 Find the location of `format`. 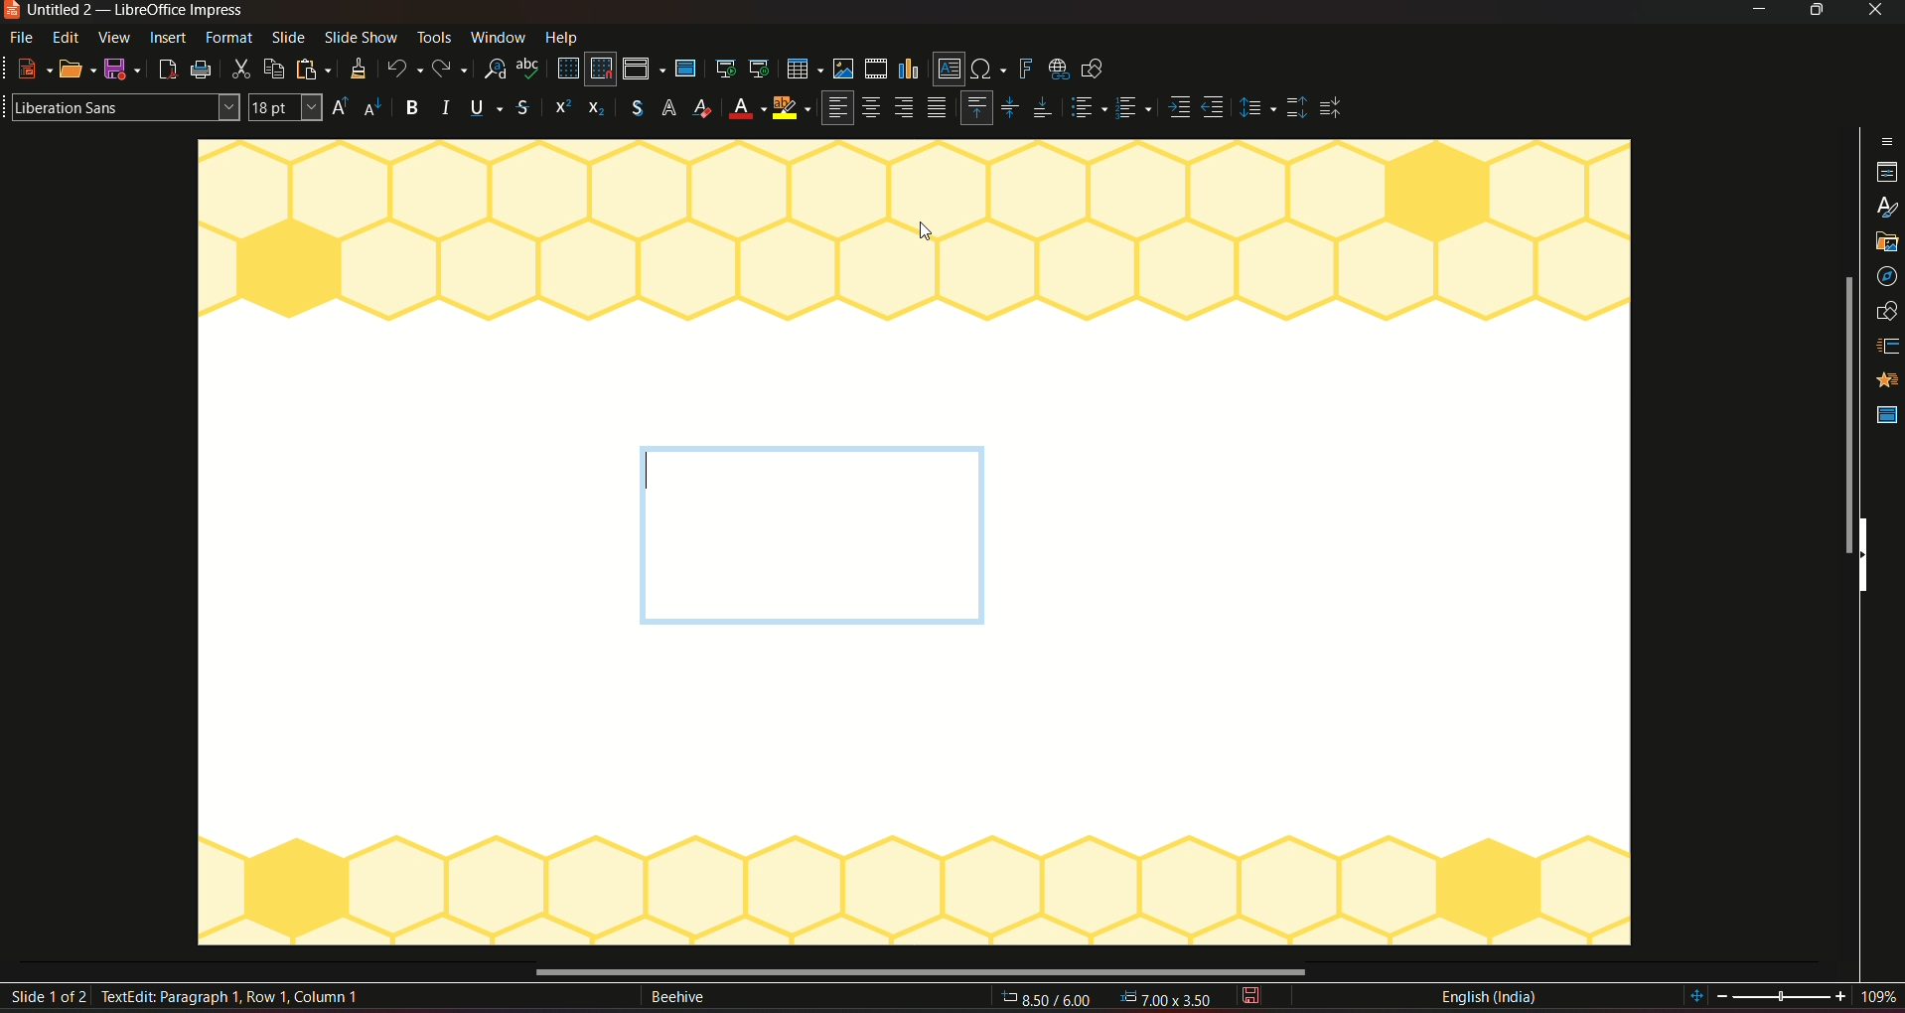

format is located at coordinates (229, 38).